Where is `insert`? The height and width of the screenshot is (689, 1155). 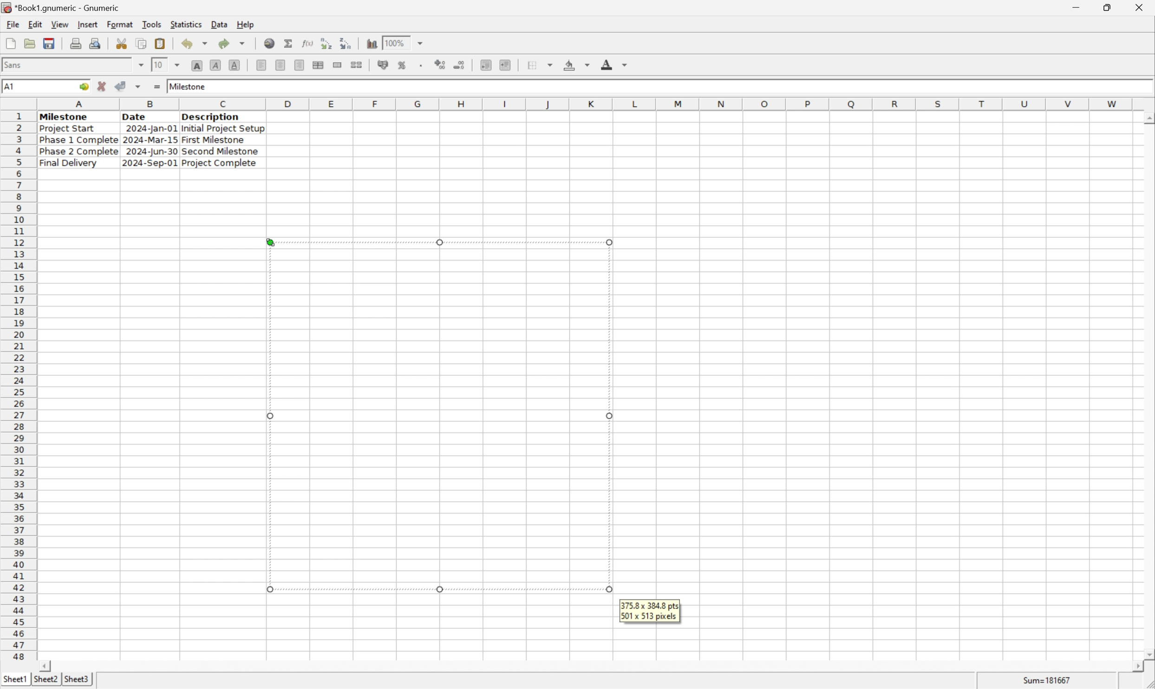
insert is located at coordinates (87, 25).